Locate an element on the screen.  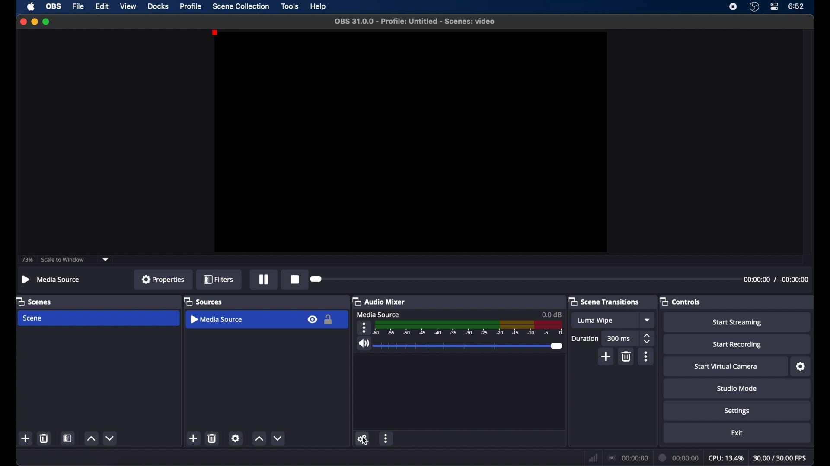
timestamps is located at coordinates (776, 280).